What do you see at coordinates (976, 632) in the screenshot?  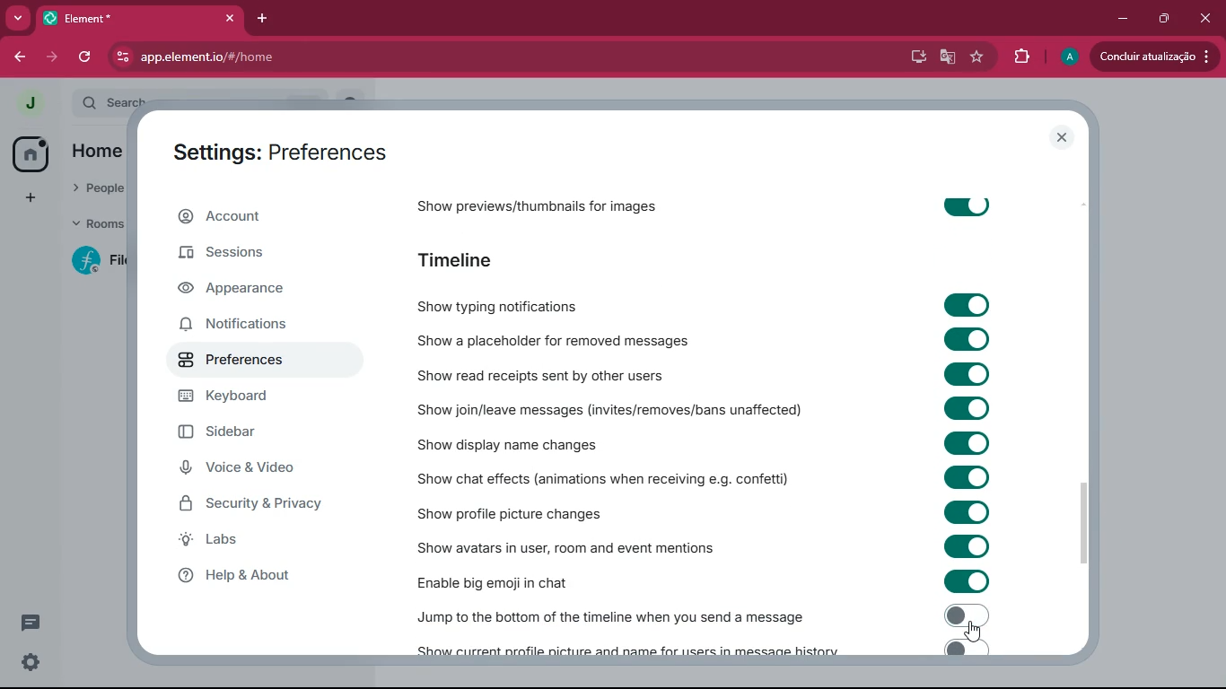 I see `cursor on toggle on ` at bounding box center [976, 632].